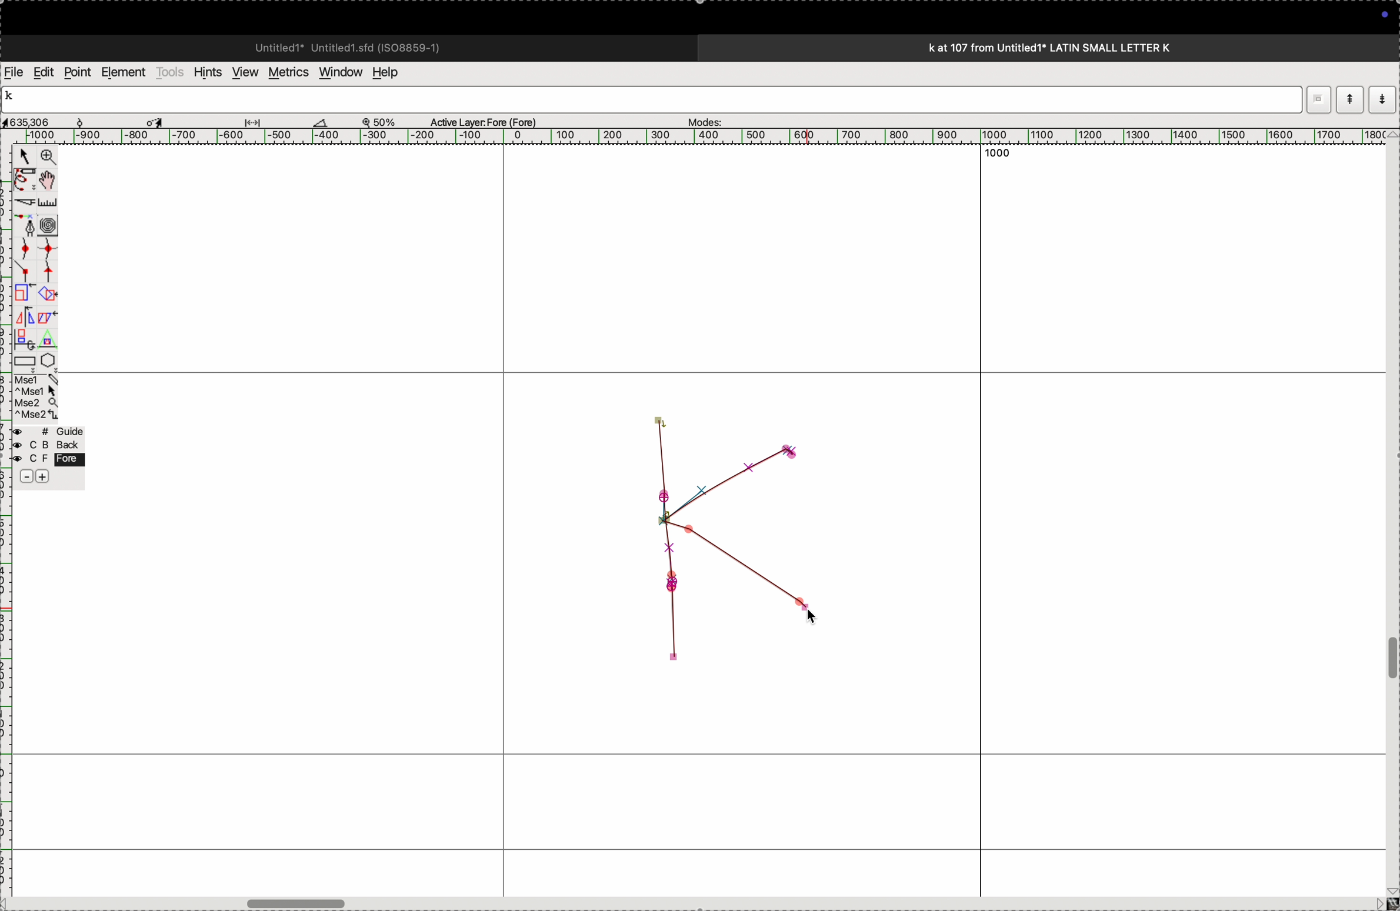 The image size is (1400, 911). What do you see at coordinates (385, 121) in the screenshot?
I see `zoom` at bounding box center [385, 121].